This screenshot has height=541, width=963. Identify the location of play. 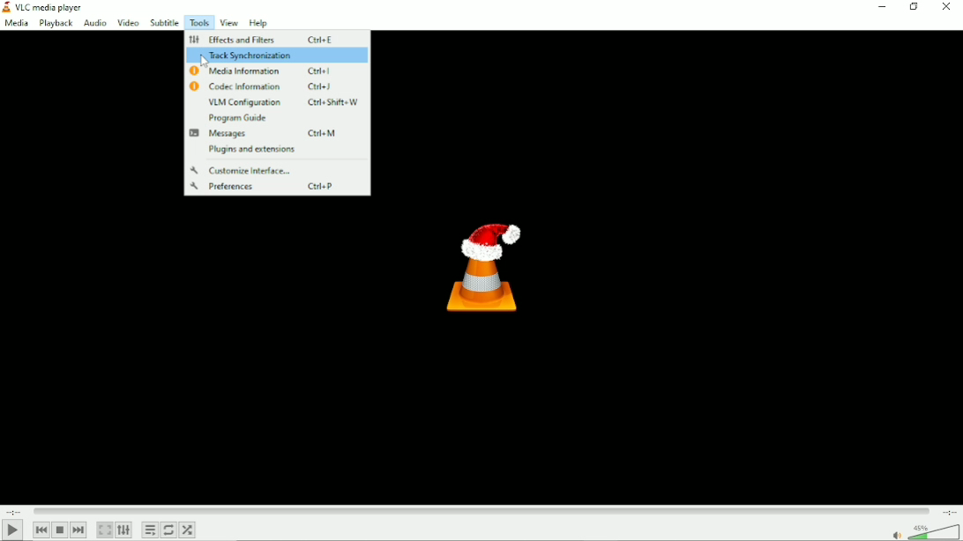
(12, 530).